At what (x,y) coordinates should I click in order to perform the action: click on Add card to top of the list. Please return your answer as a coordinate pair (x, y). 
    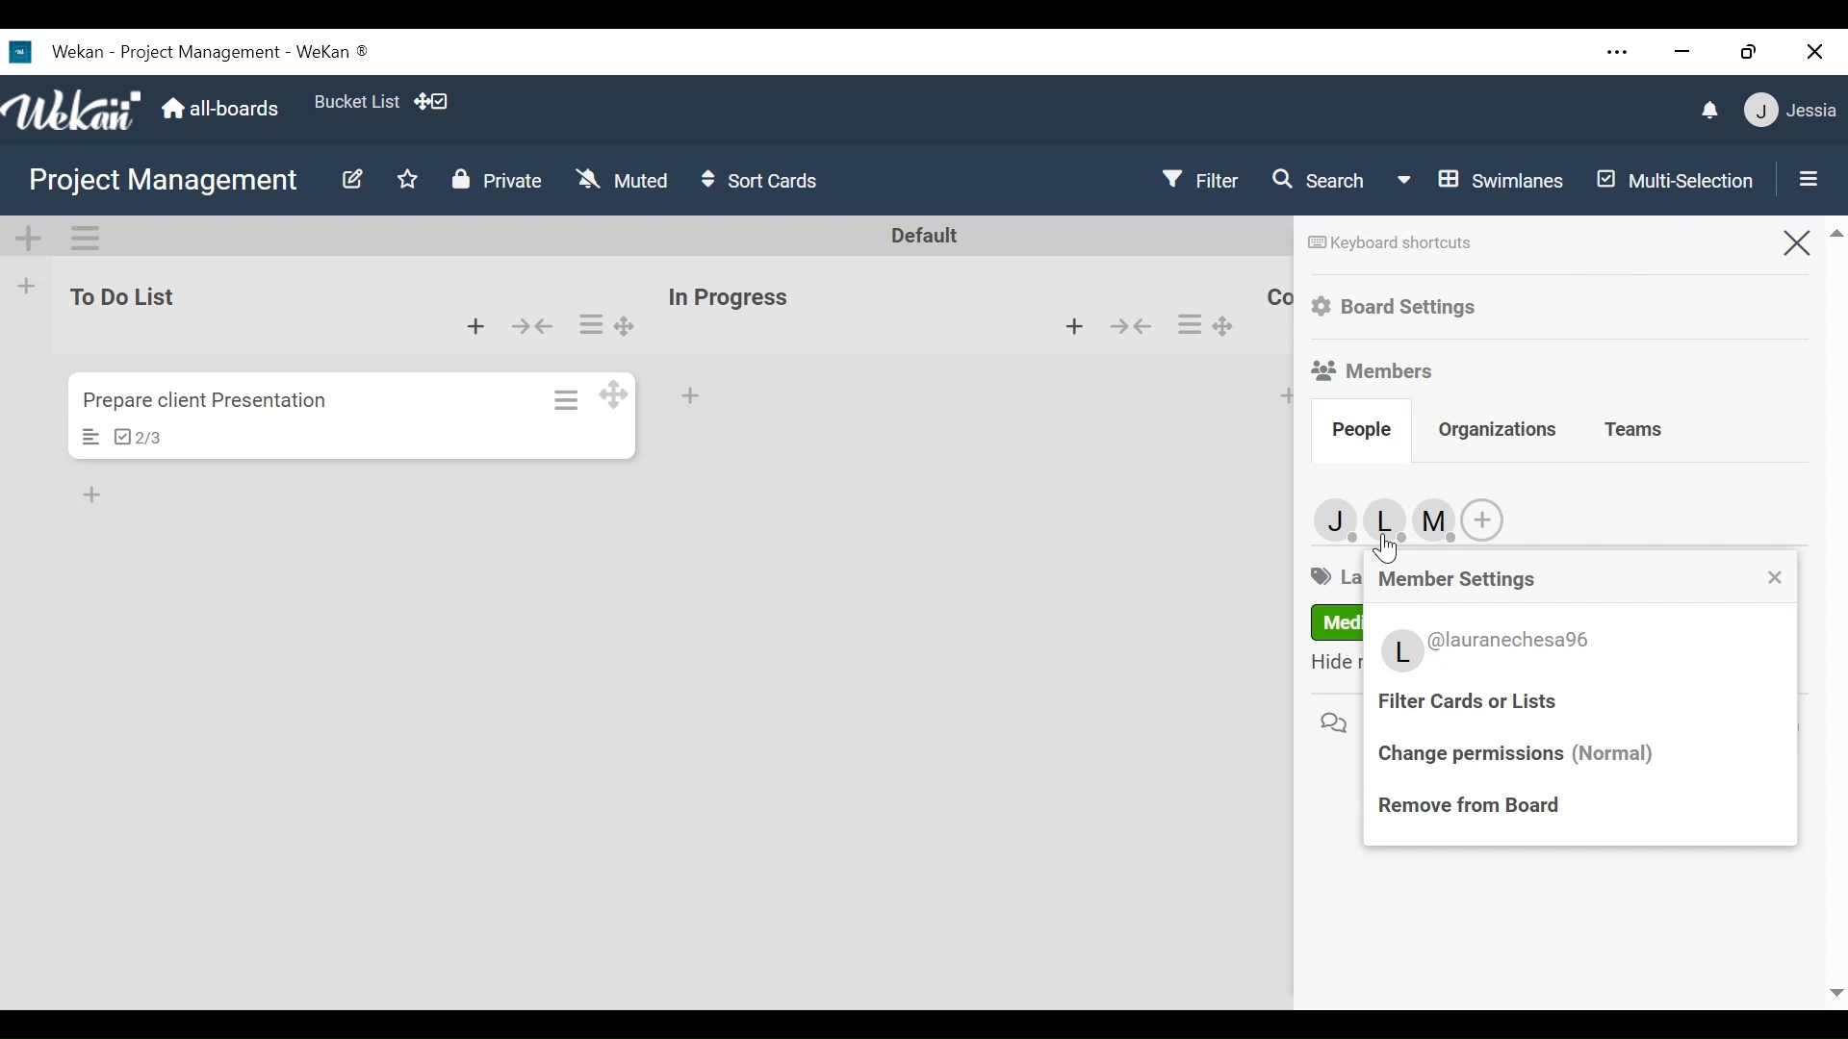
    Looking at the image, I should click on (1290, 395).